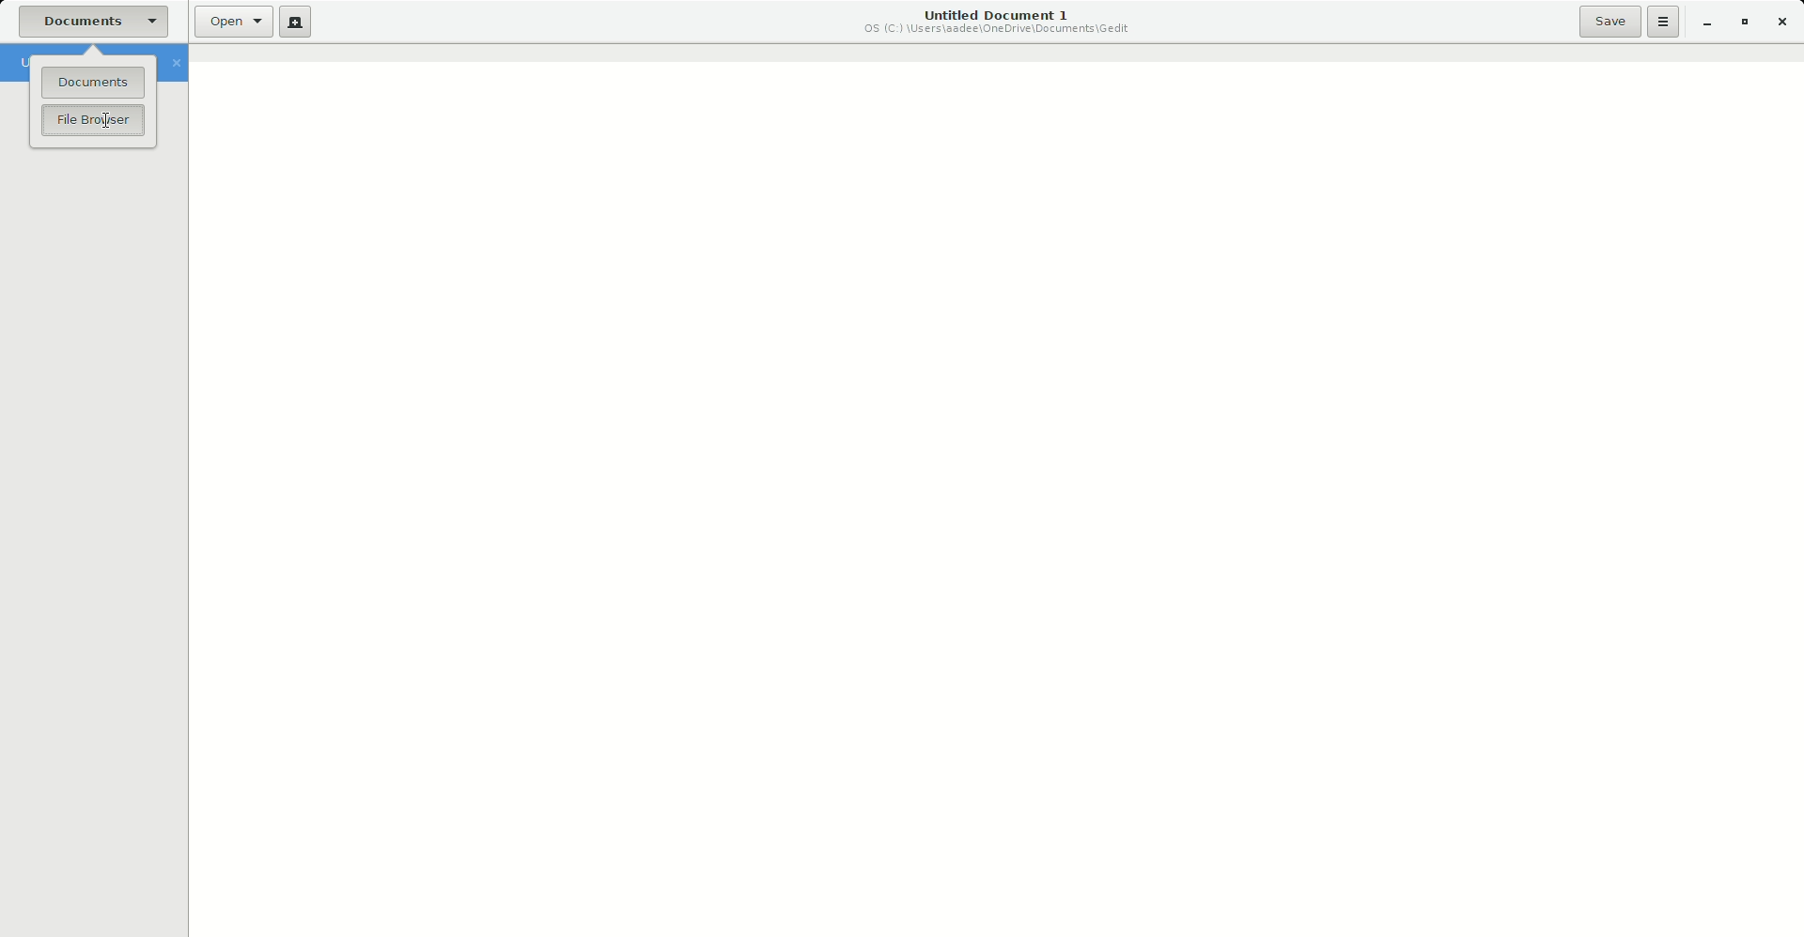  What do you see at coordinates (97, 123) in the screenshot?
I see `File Browser` at bounding box center [97, 123].